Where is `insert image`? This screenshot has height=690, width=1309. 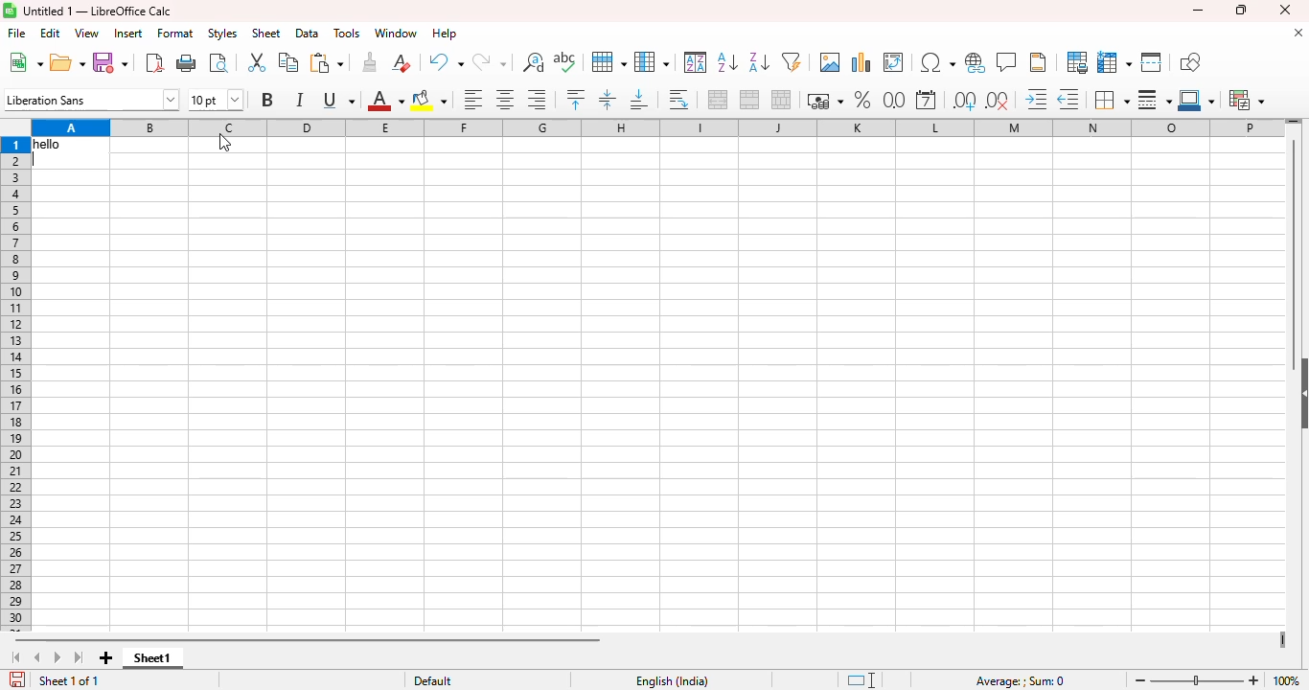
insert image is located at coordinates (861, 62).